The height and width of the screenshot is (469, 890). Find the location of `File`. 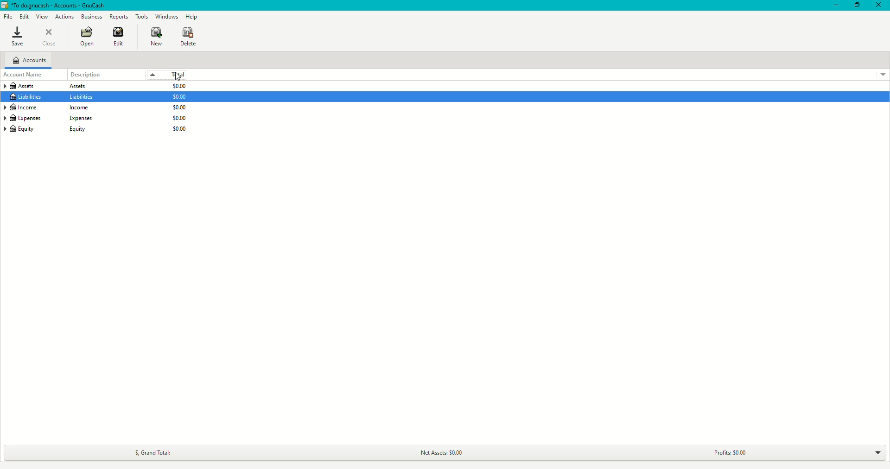

File is located at coordinates (6, 15).